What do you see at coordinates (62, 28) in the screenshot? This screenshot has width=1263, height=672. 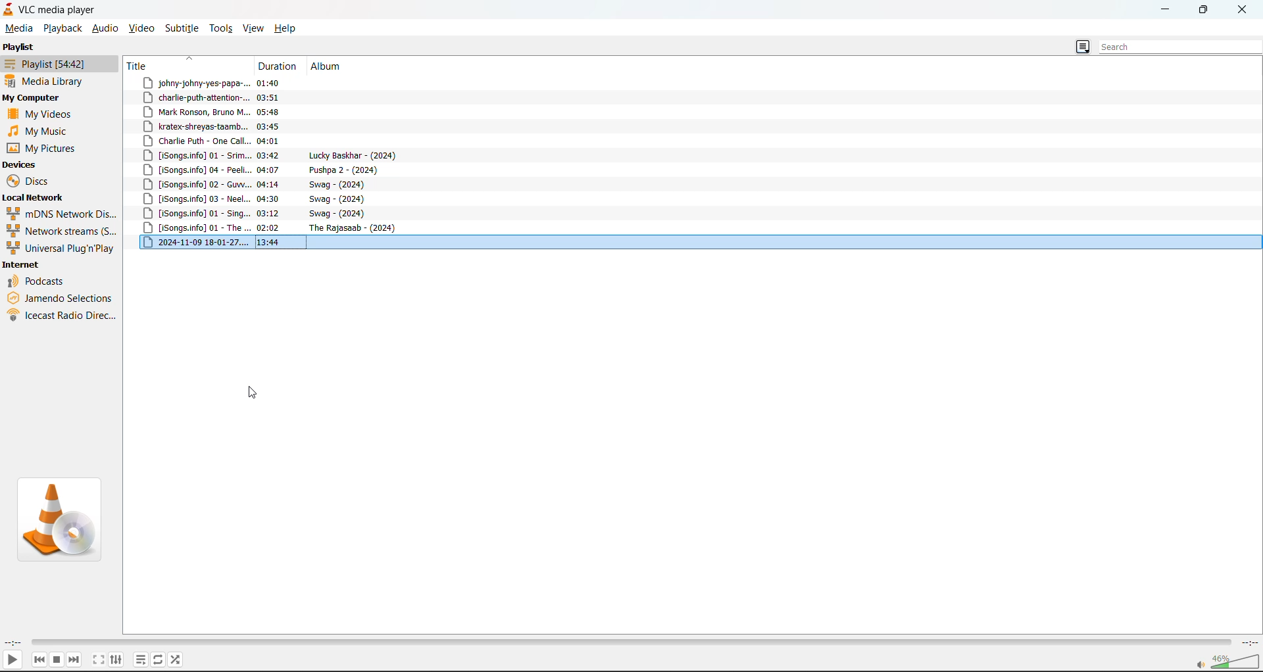 I see `playback` at bounding box center [62, 28].